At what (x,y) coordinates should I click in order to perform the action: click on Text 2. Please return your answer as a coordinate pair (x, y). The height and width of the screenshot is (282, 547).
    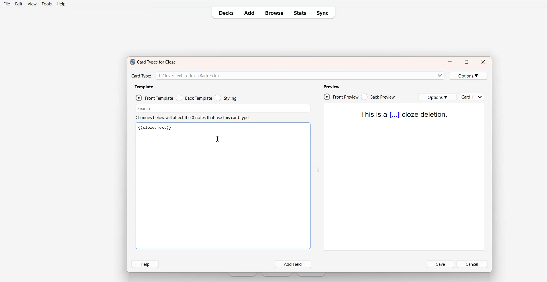
    Looking at the image, I should click on (192, 117).